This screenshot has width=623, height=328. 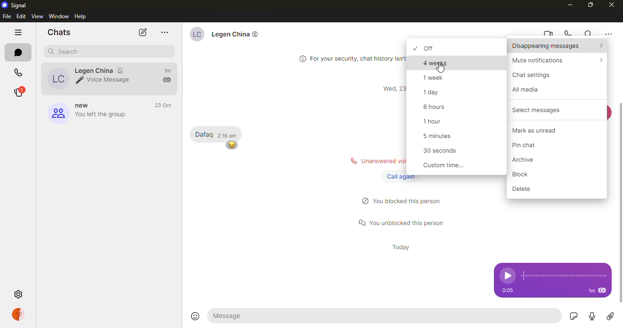 What do you see at coordinates (529, 160) in the screenshot?
I see `archive` at bounding box center [529, 160].